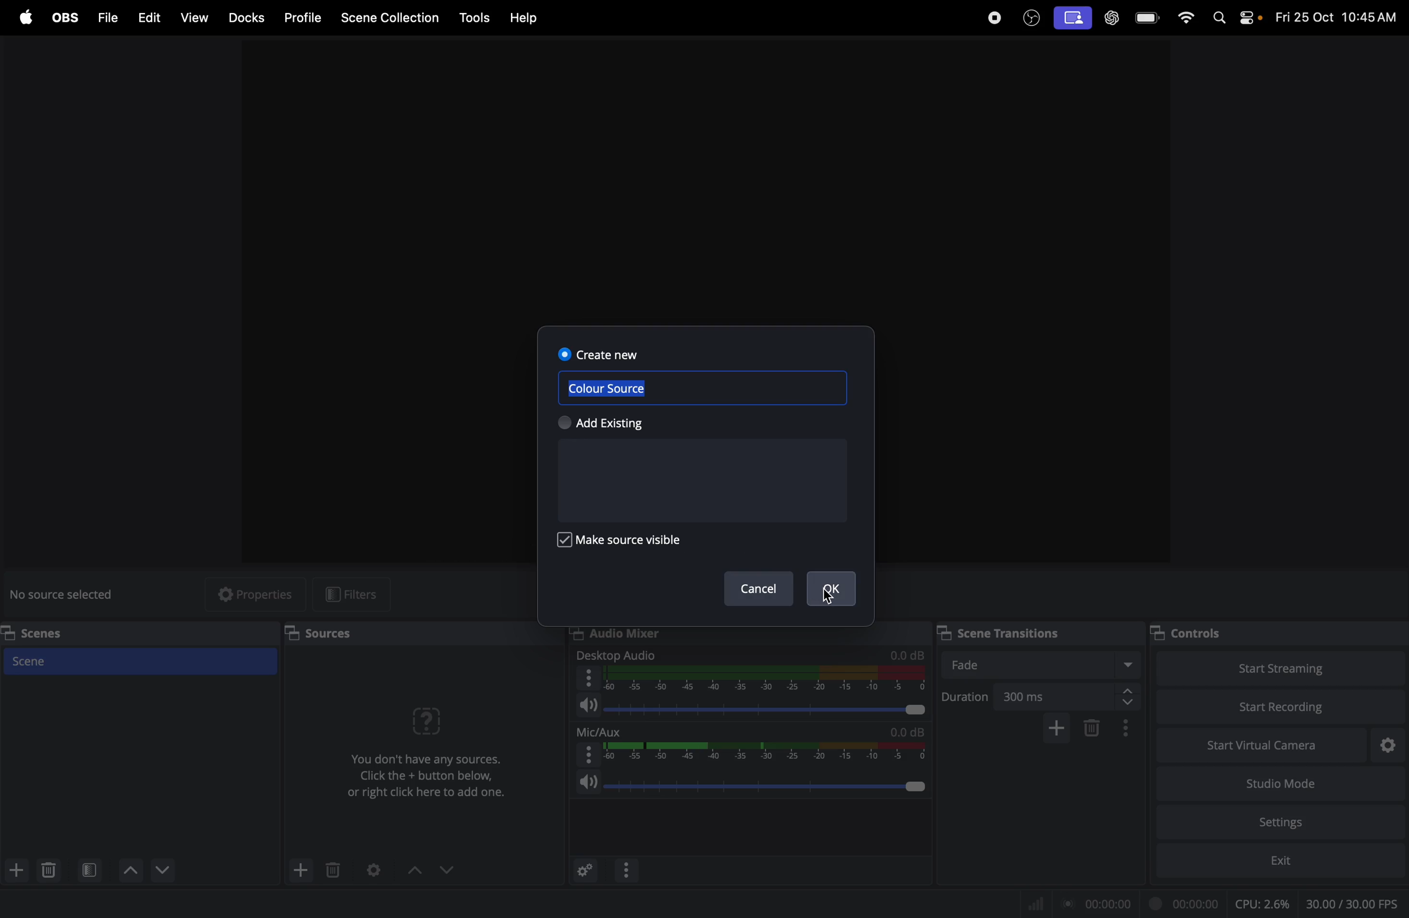  What do you see at coordinates (374, 871) in the screenshot?
I see `Open sorce properties` at bounding box center [374, 871].